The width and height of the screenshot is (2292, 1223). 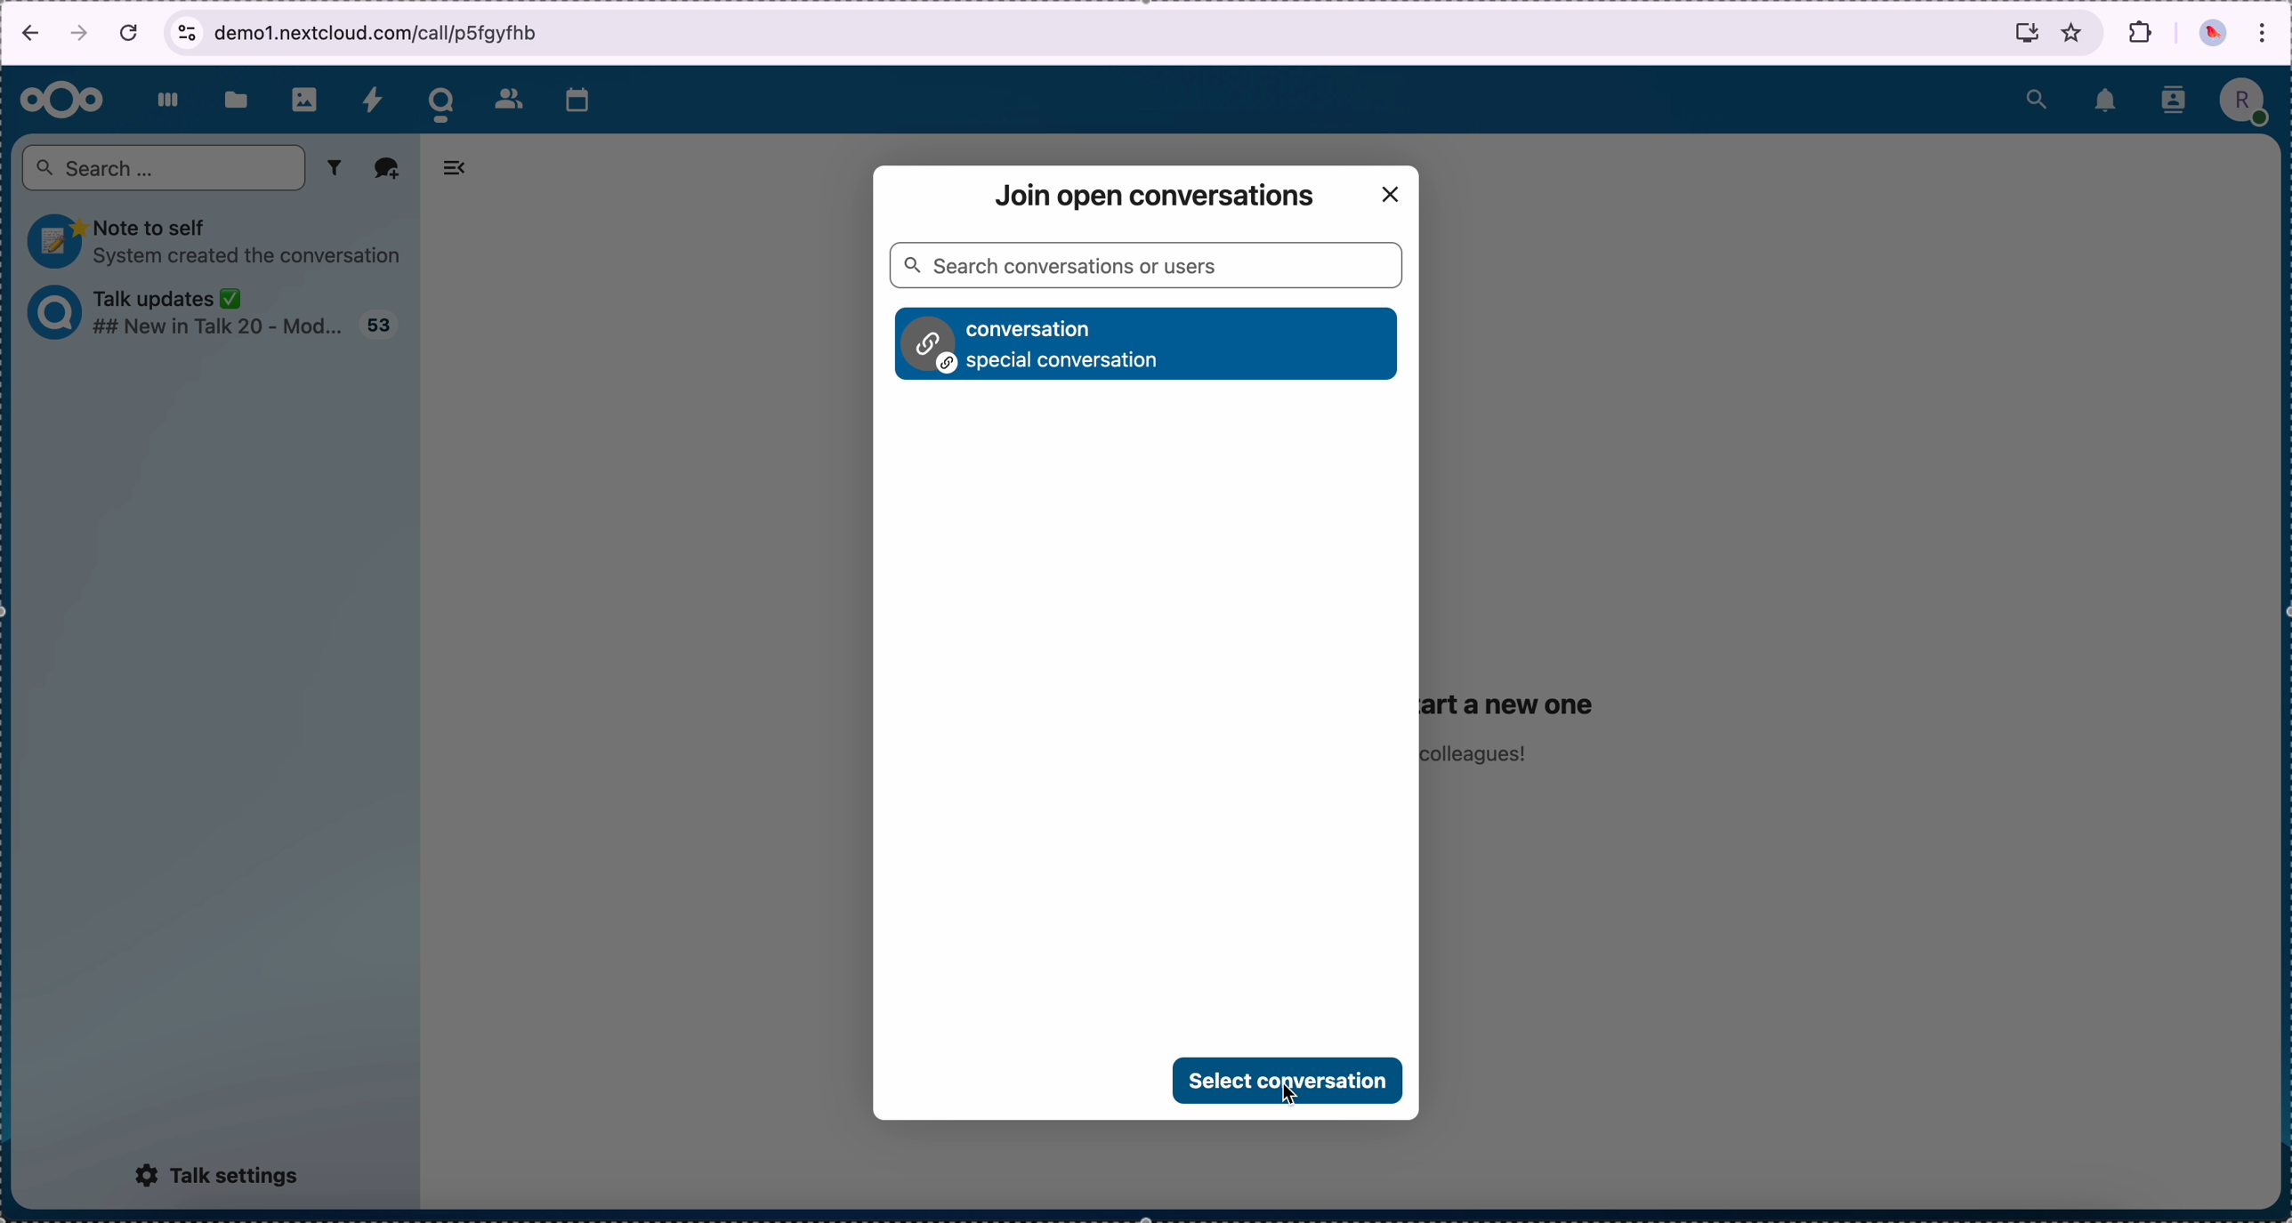 What do you see at coordinates (334, 169) in the screenshot?
I see `filter` at bounding box center [334, 169].